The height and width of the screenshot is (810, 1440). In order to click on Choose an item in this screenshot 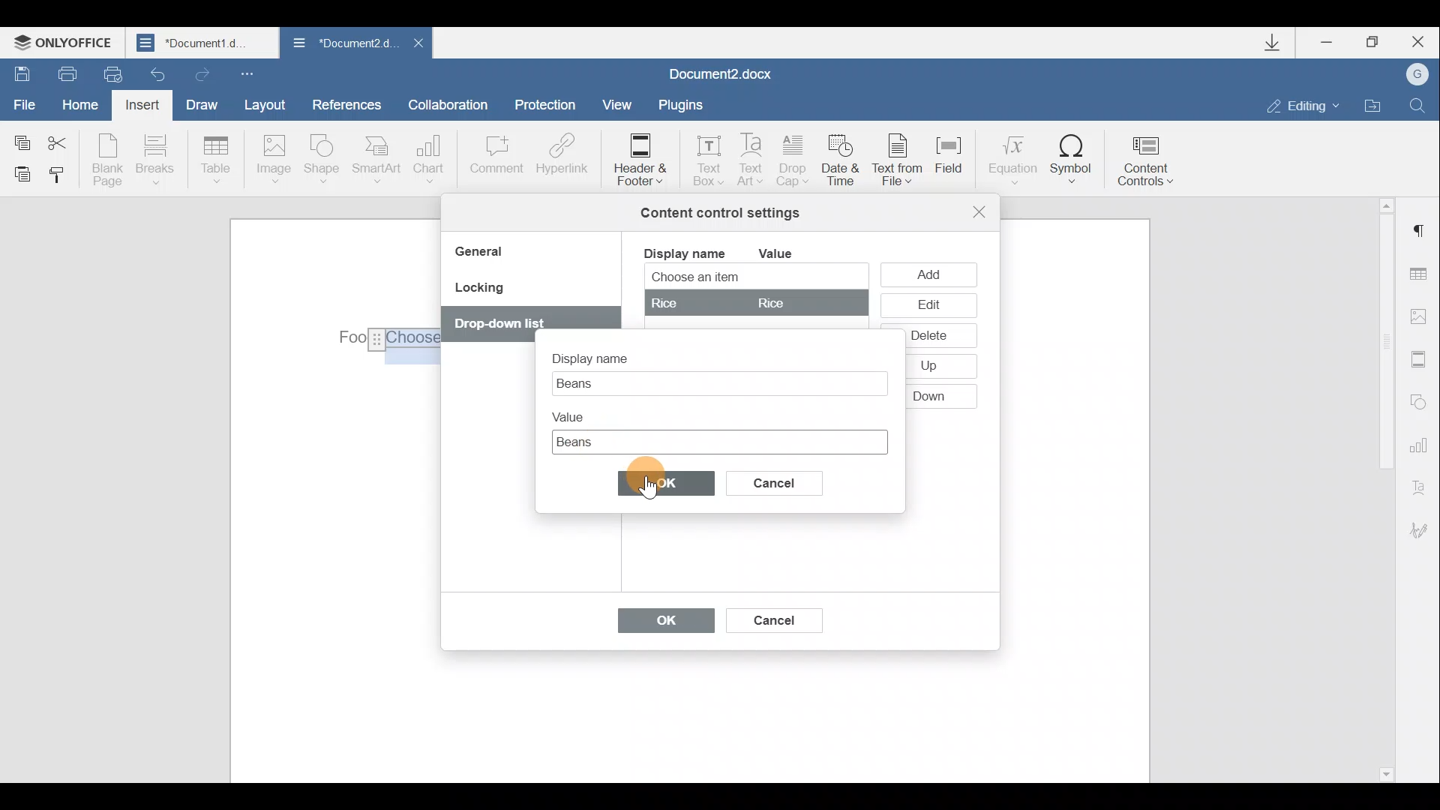, I will do `click(732, 278)`.